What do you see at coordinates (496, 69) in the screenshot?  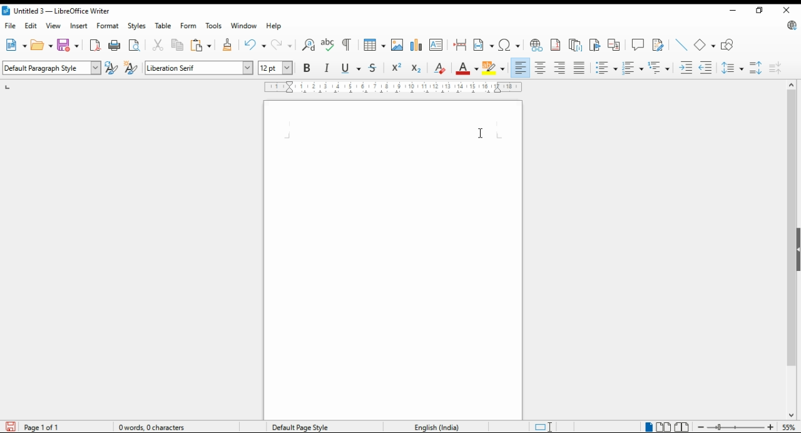 I see `highlight color` at bounding box center [496, 69].